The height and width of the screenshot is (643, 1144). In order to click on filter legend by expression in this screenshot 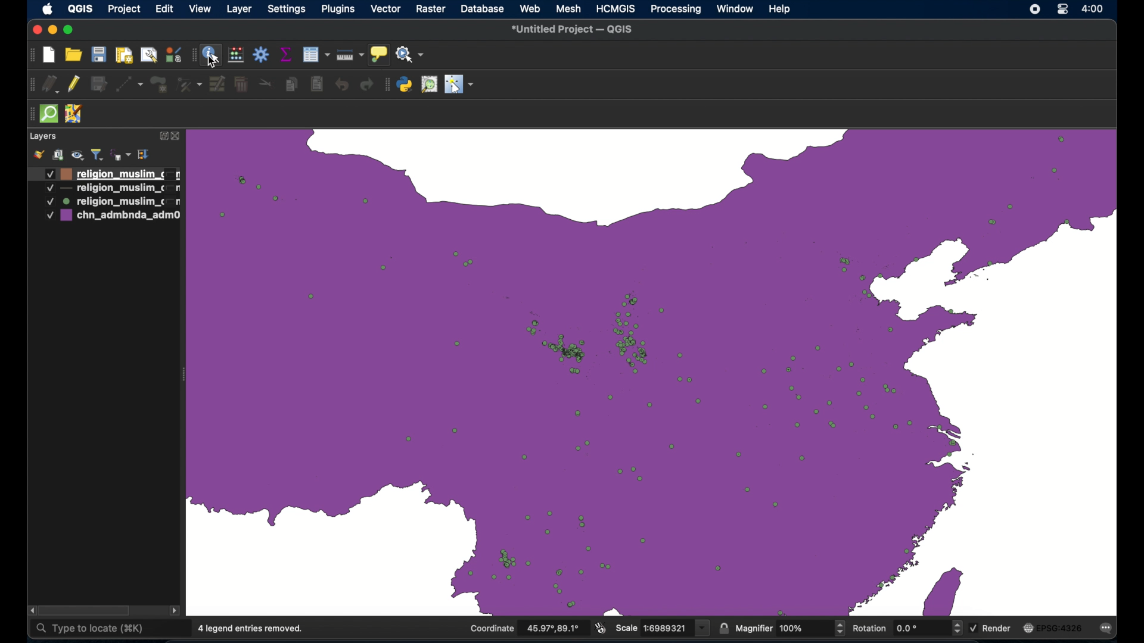, I will do `click(121, 154)`.